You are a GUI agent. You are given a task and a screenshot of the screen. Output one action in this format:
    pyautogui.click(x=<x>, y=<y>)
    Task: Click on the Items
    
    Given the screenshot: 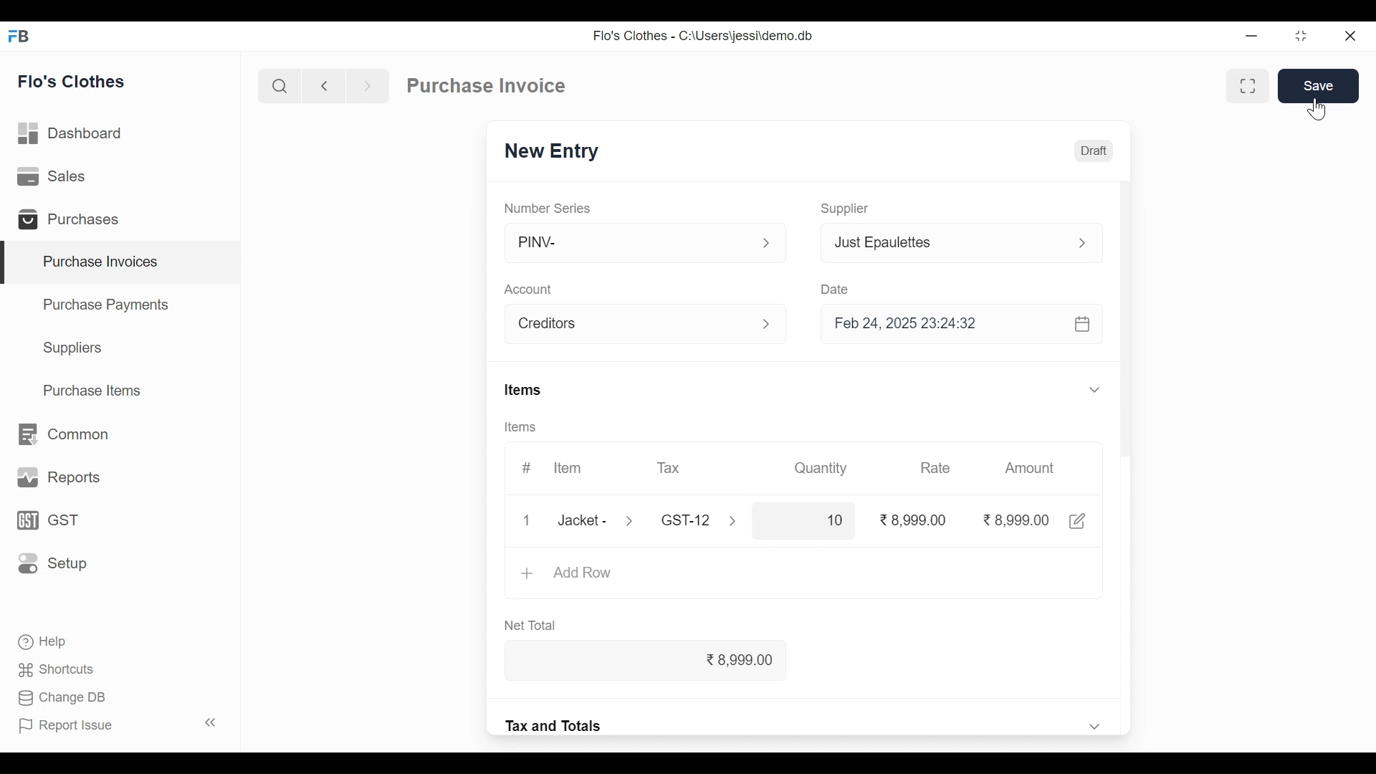 What is the action you would take?
    pyautogui.click(x=519, y=427)
    